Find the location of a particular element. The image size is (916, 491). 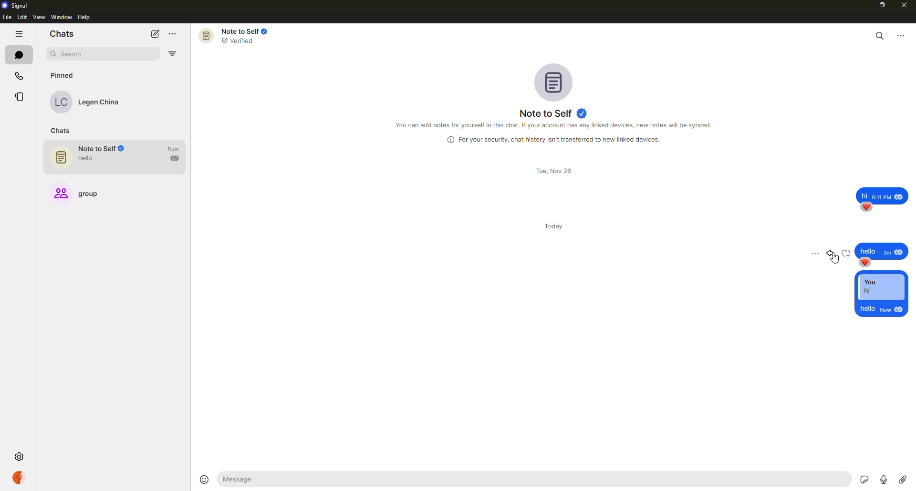

signal is located at coordinates (16, 6).